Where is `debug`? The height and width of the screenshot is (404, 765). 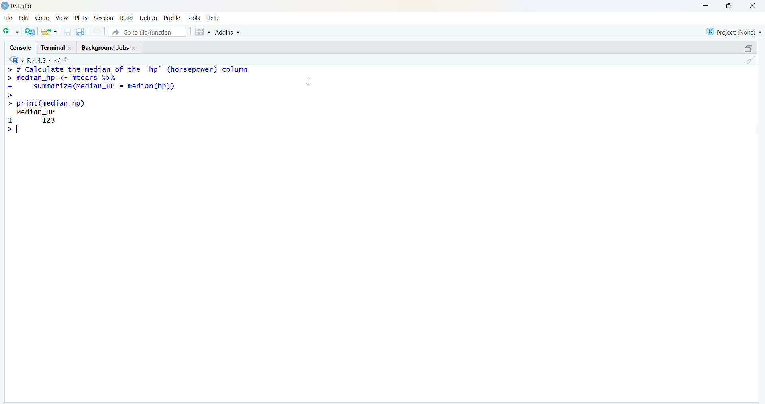
debug is located at coordinates (148, 19).